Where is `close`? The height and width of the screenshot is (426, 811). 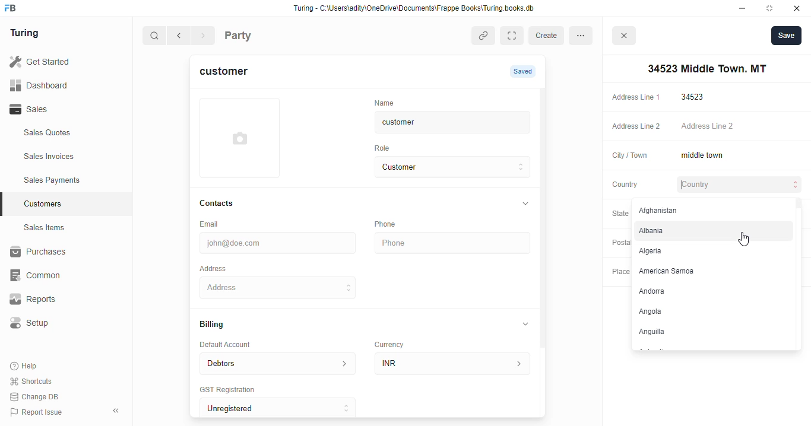 close is located at coordinates (799, 8).